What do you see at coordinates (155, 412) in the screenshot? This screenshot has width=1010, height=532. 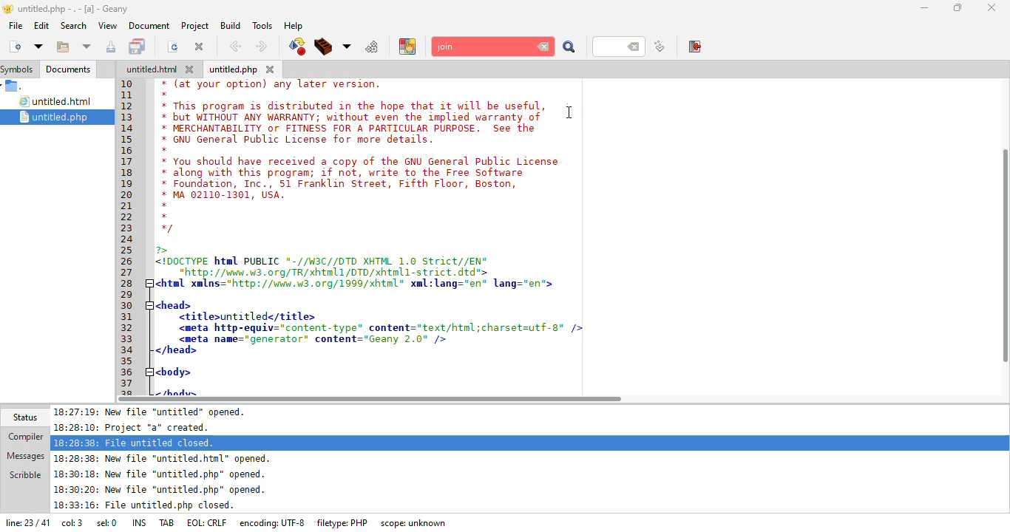 I see `18:27:19: New file "untitled" opened.` at bounding box center [155, 412].